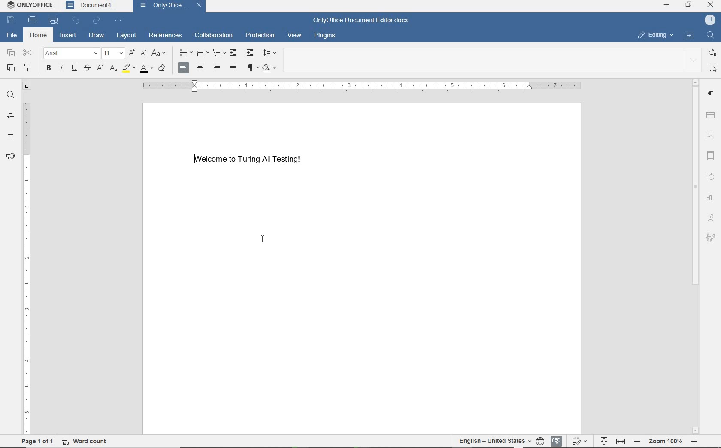 The image size is (721, 448). What do you see at coordinates (656, 35) in the screenshot?
I see `EDITING` at bounding box center [656, 35].